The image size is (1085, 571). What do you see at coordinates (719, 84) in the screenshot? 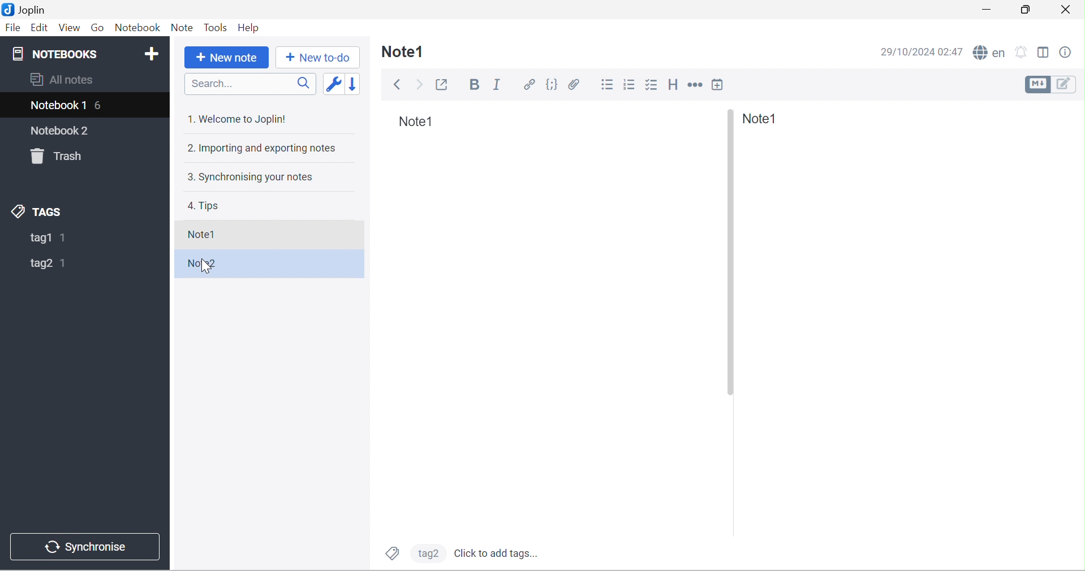
I see `Insert time` at bounding box center [719, 84].